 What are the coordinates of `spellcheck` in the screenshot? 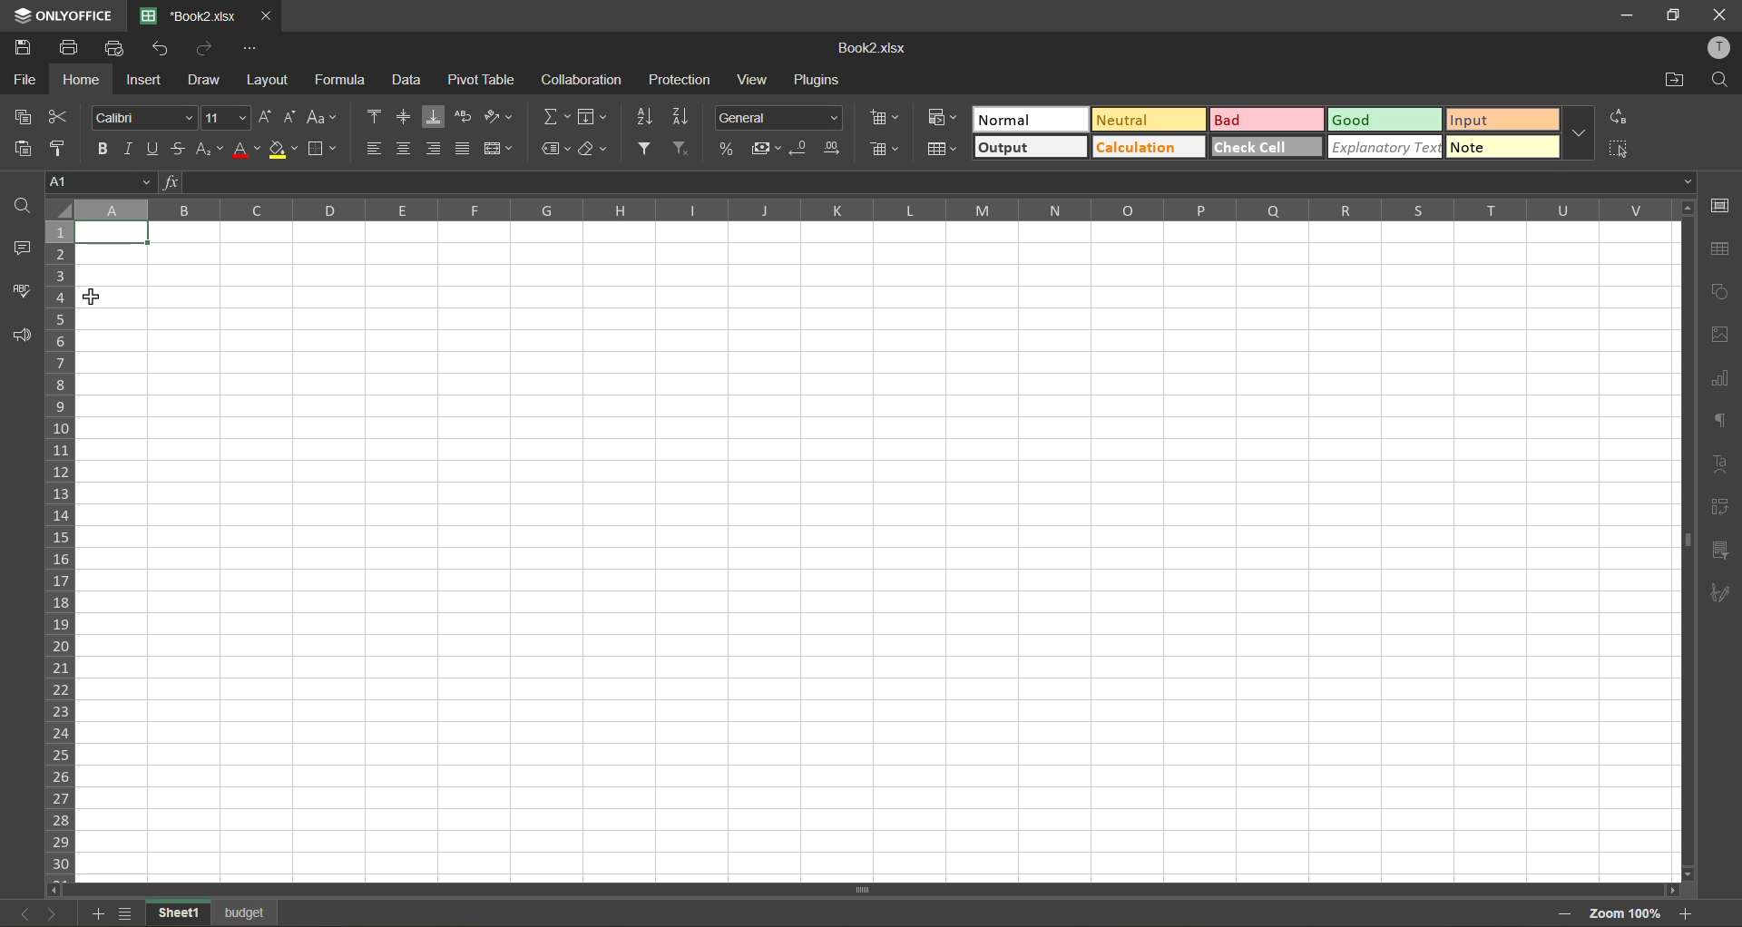 It's located at (20, 291).